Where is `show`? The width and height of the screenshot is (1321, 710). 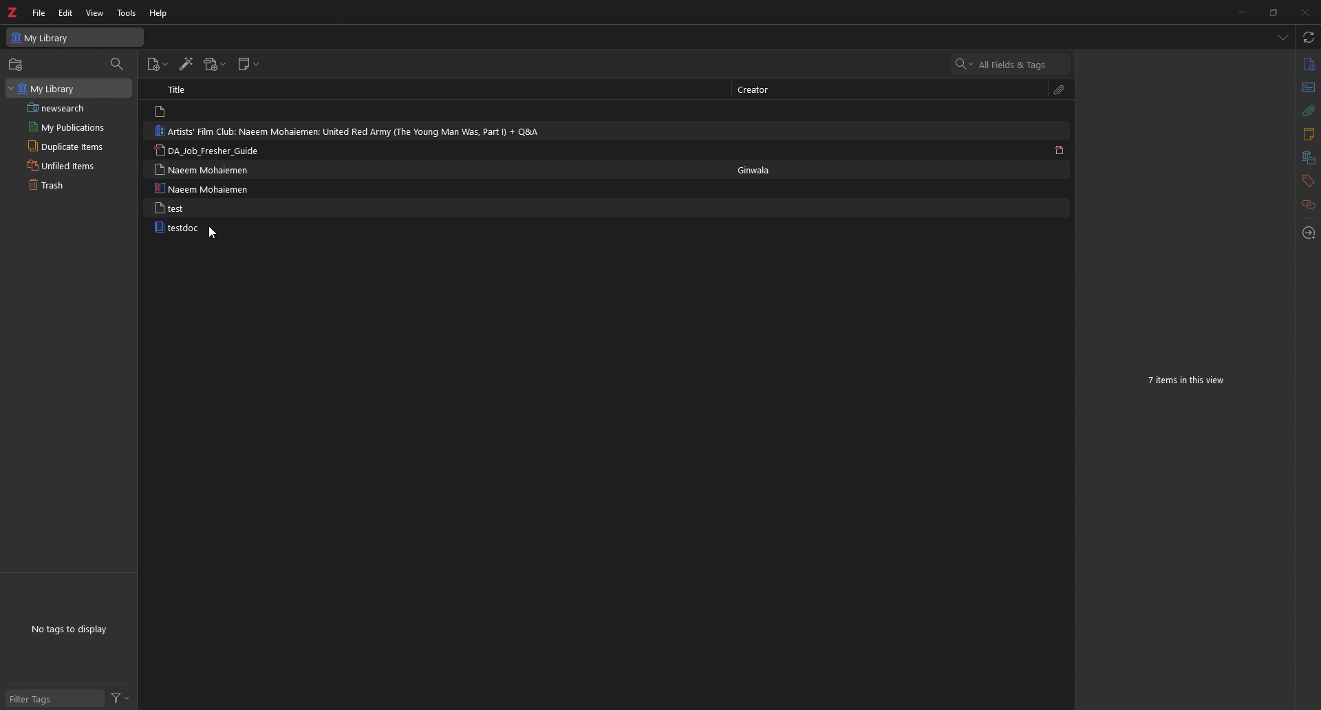
show is located at coordinates (1280, 39).